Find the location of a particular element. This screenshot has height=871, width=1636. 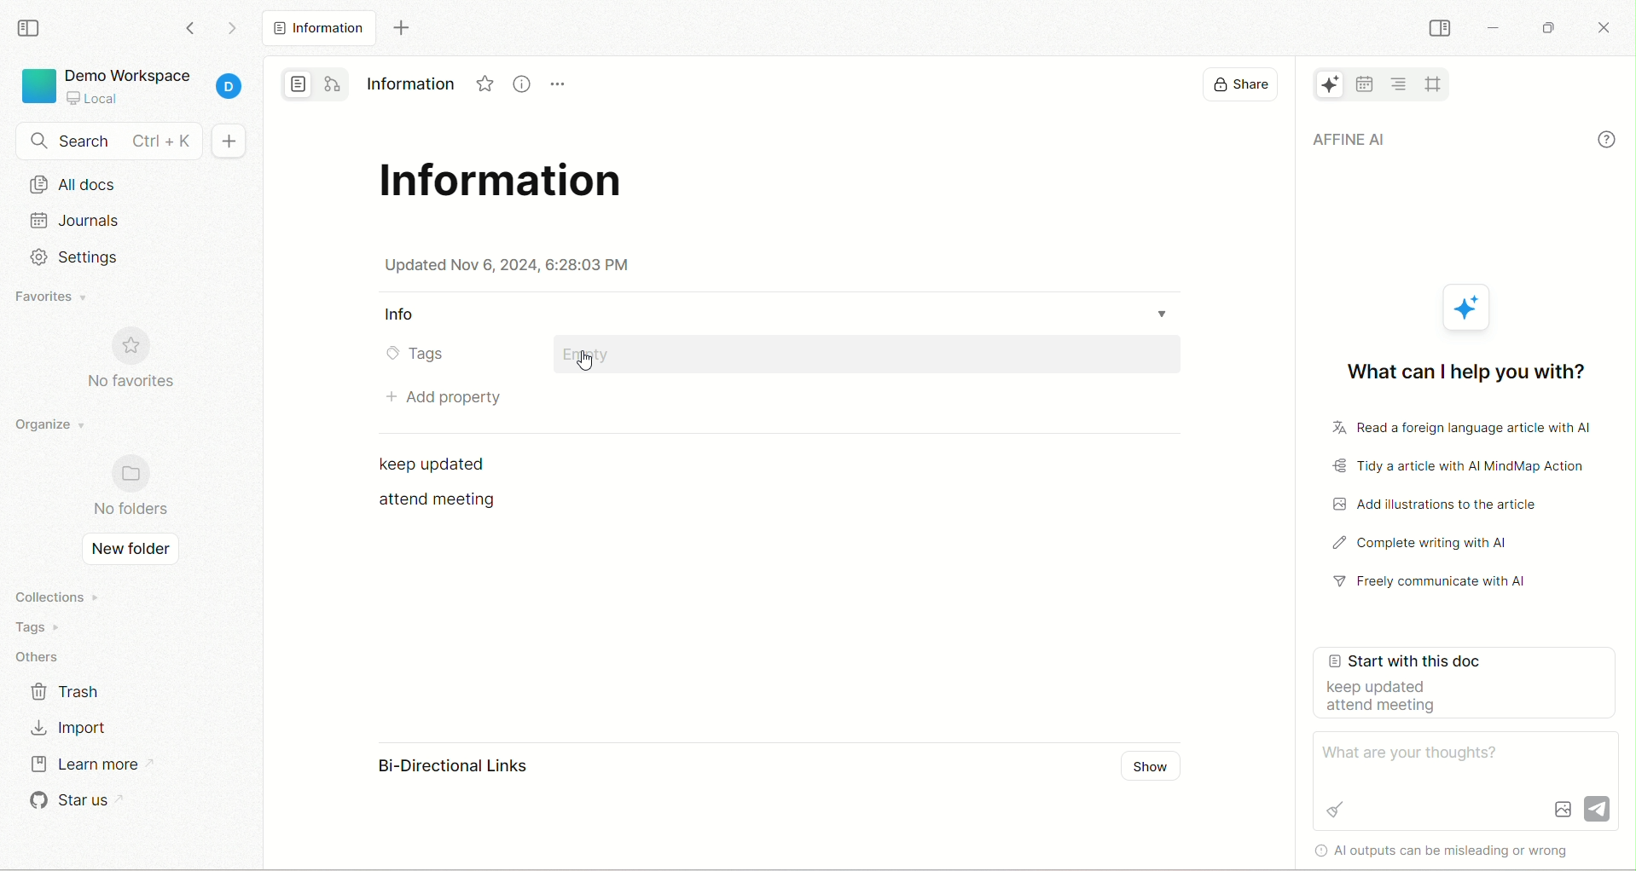

go back is located at coordinates (192, 33).